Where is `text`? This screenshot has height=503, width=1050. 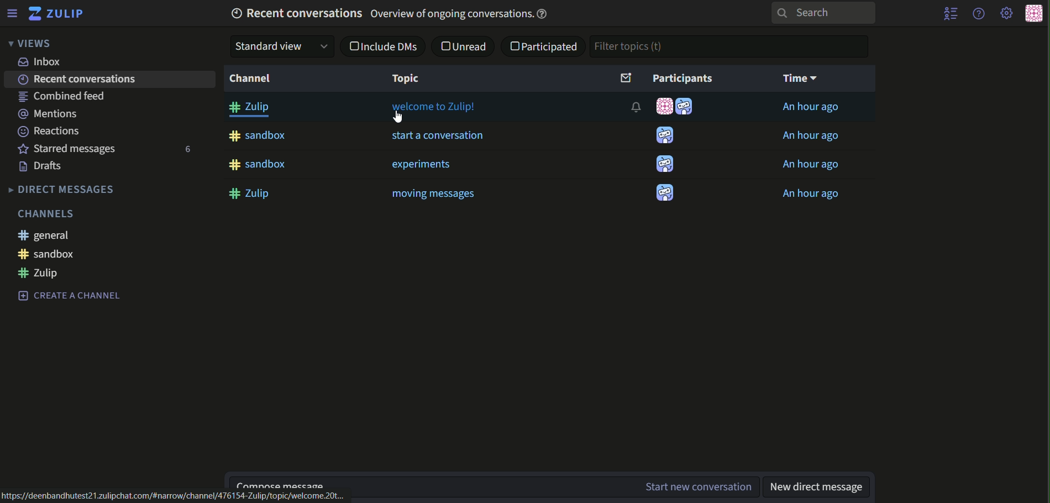
text is located at coordinates (42, 62).